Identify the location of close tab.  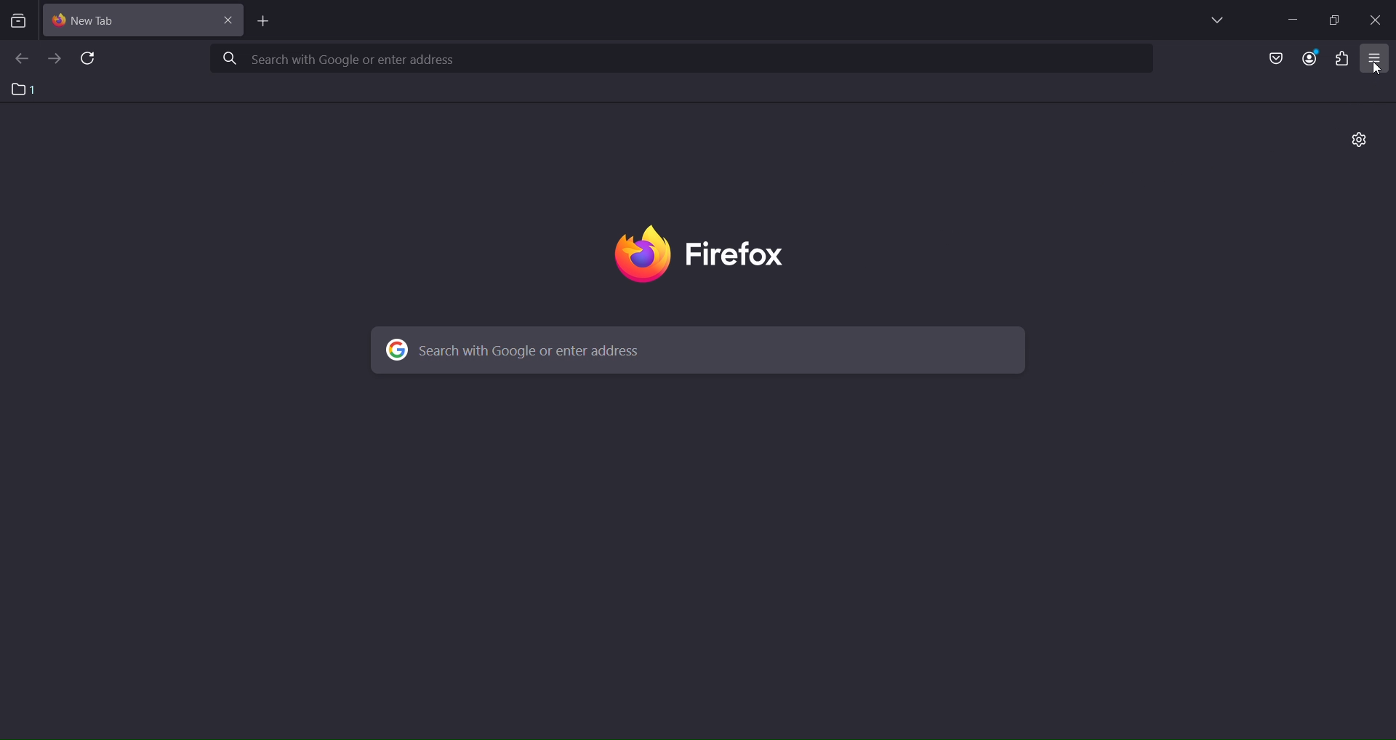
(132, 18).